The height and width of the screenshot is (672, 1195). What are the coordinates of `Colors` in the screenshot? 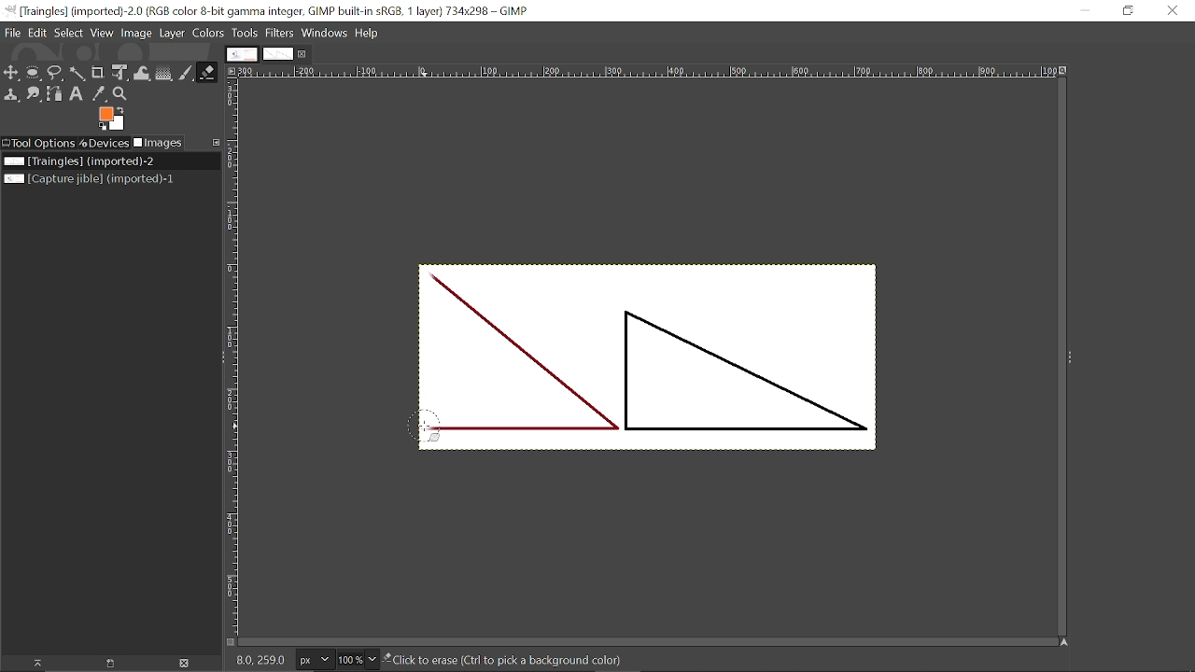 It's located at (207, 33).